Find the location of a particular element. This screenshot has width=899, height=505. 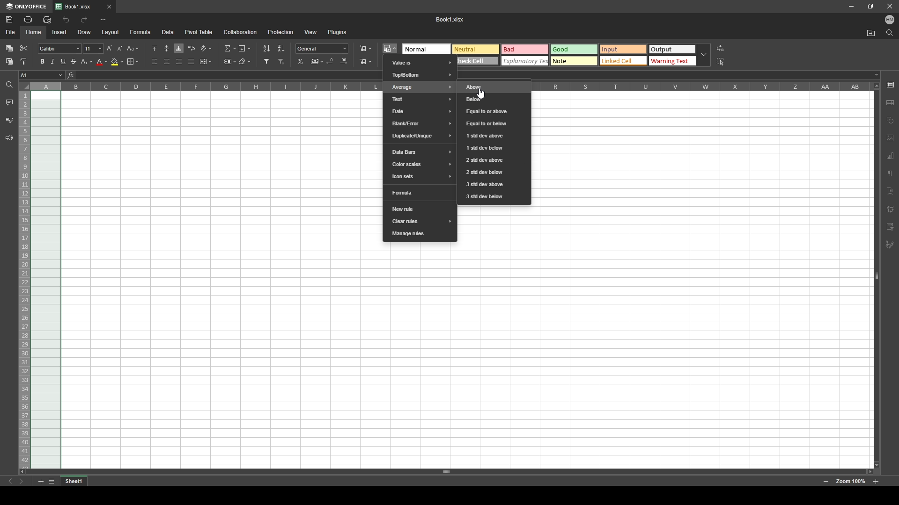

selected column is located at coordinates (46, 87).